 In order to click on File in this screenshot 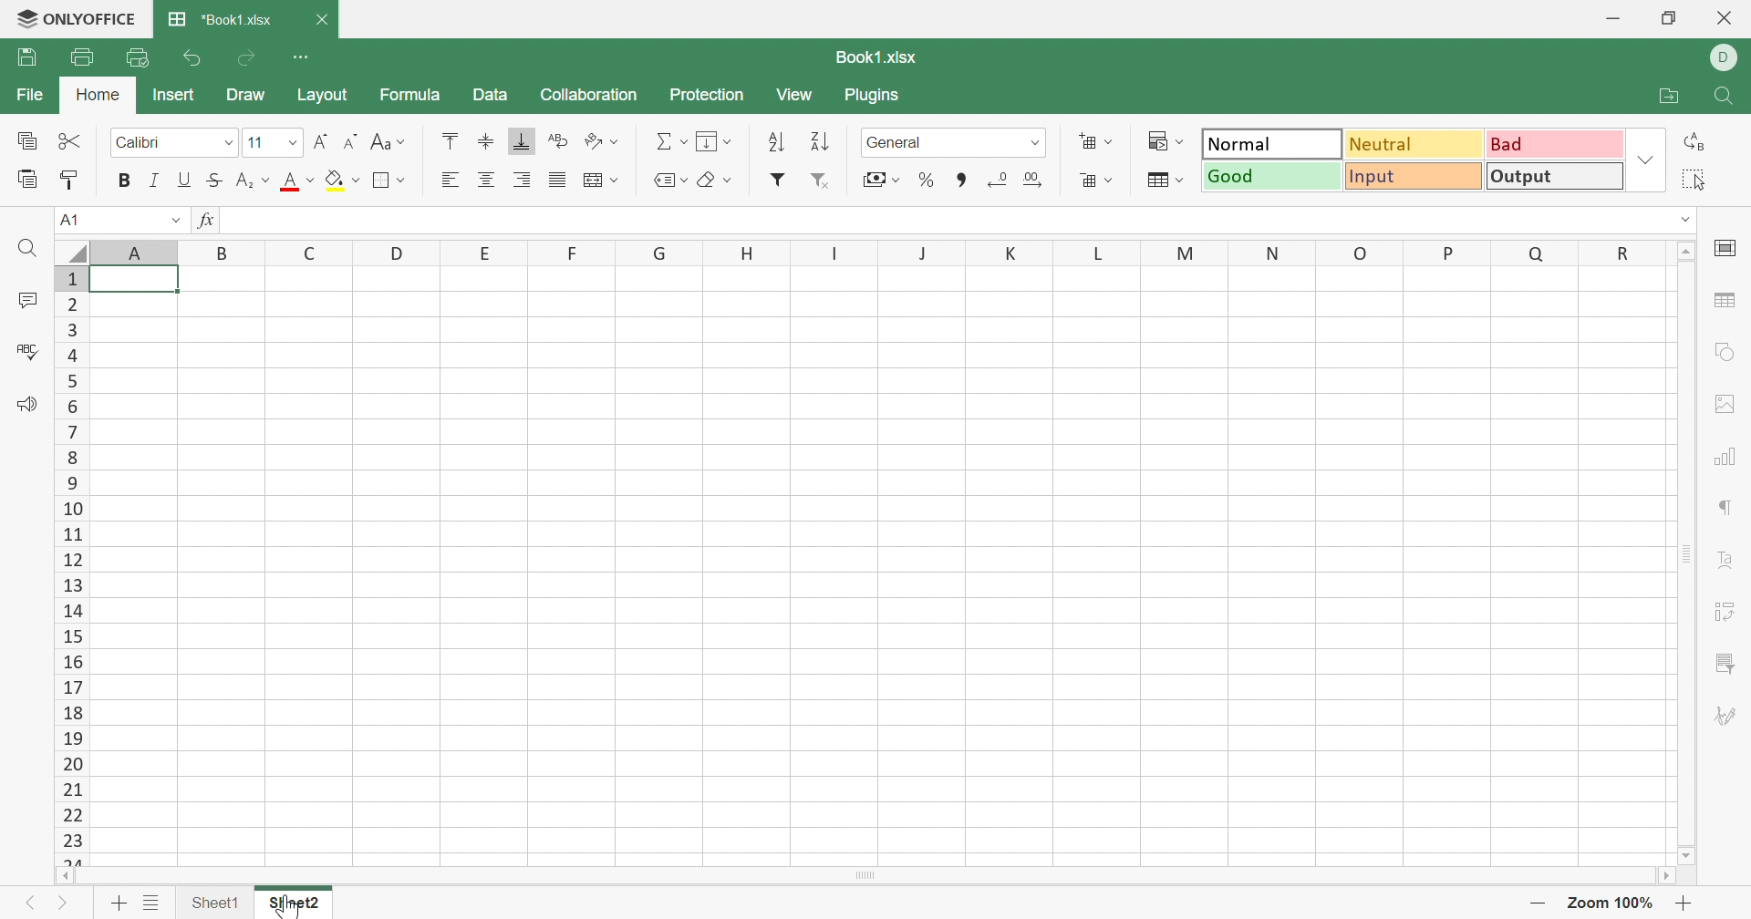, I will do `click(26, 93)`.